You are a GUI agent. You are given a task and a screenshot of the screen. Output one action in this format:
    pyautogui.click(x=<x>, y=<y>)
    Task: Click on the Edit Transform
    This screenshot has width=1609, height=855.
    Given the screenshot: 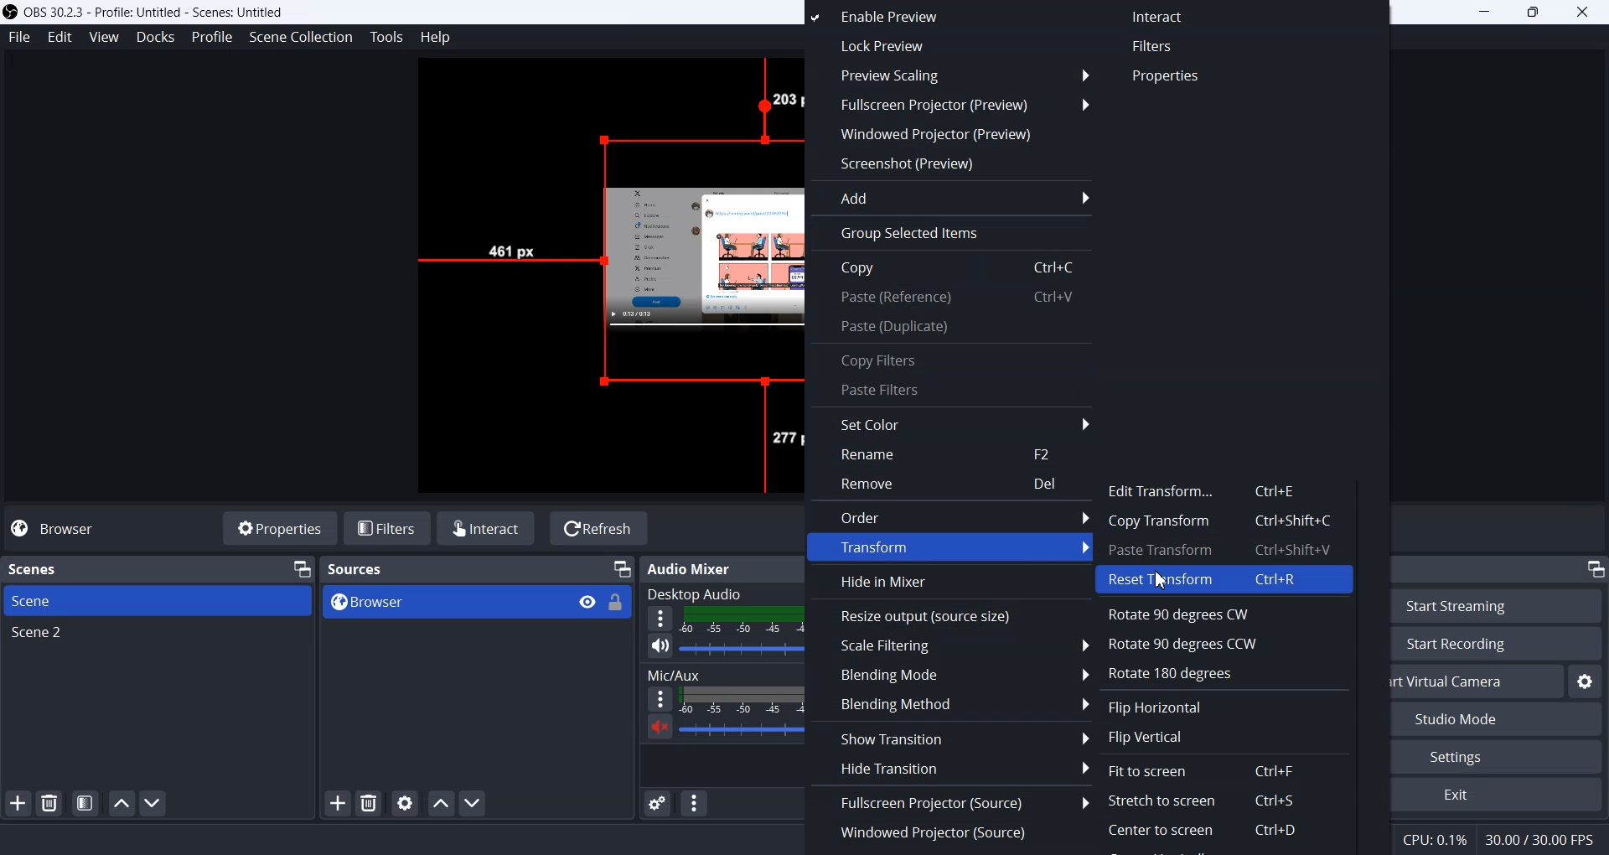 What is the action you would take?
    pyautogui.click(x=1226, y=491)
    